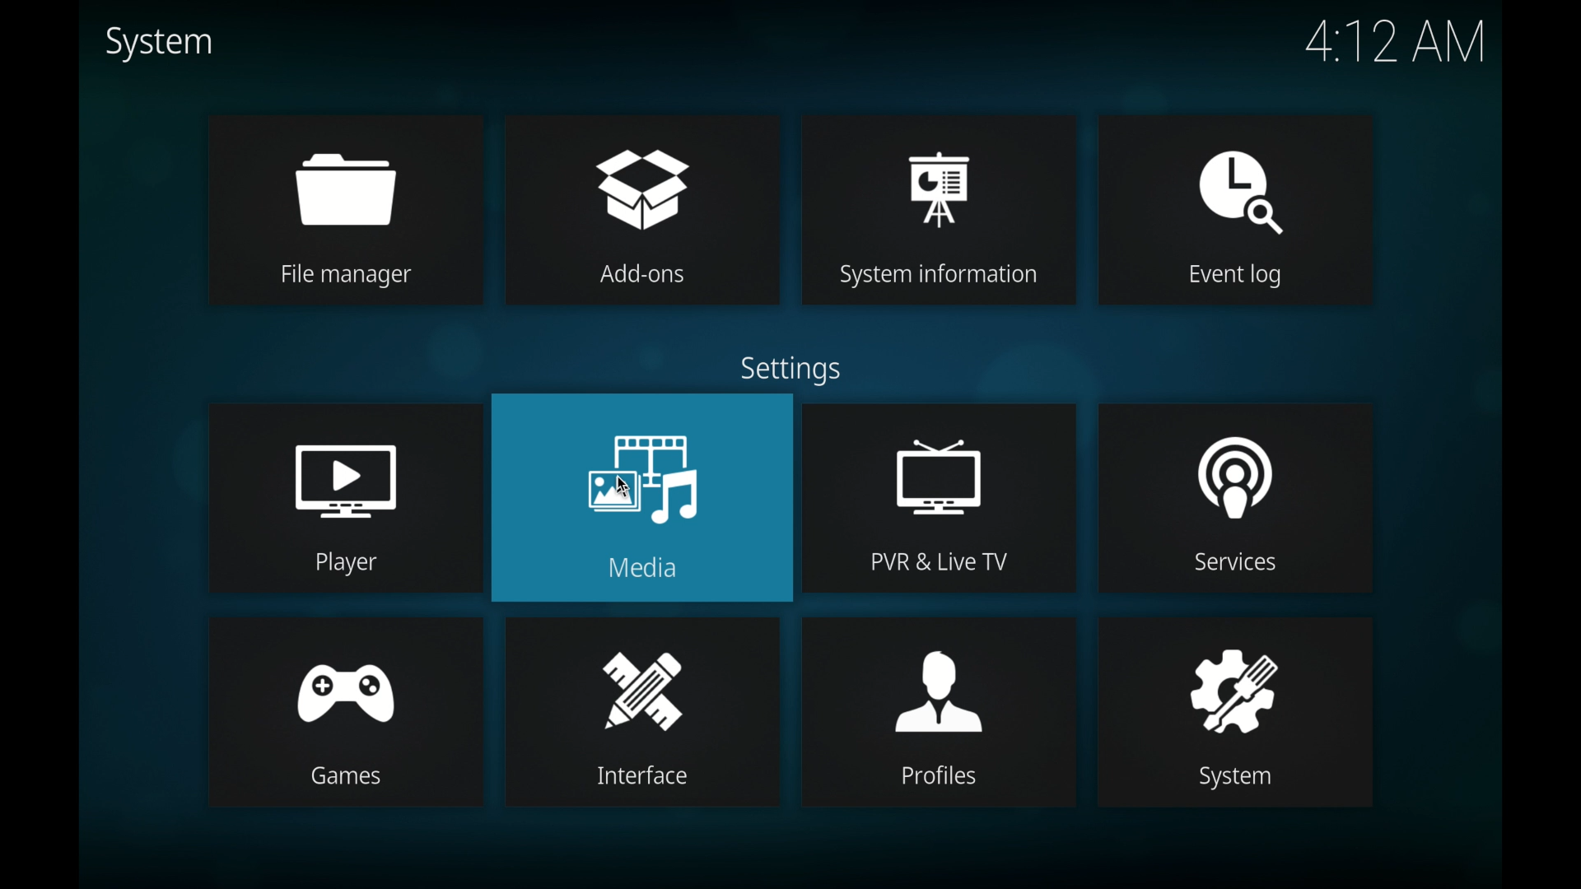 Image resolution: width=1581 pixels, height=889 pixels. Describe the element at coordinates (158, 44) in the screenshot. I see `system` at that location.